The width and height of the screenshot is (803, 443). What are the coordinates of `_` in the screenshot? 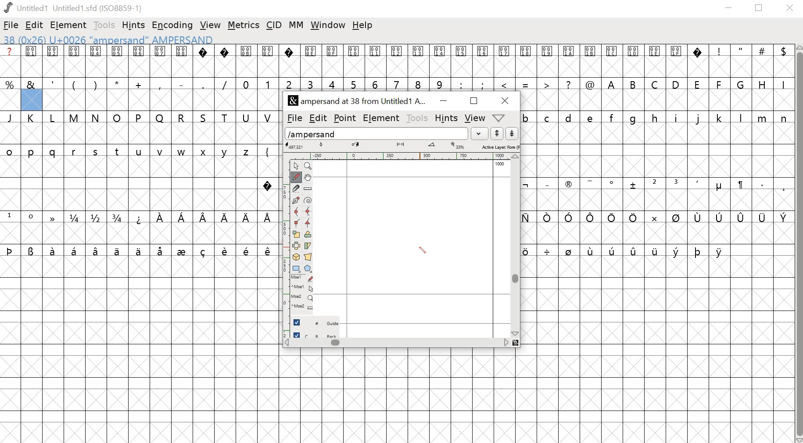 It's located at (546, 184).